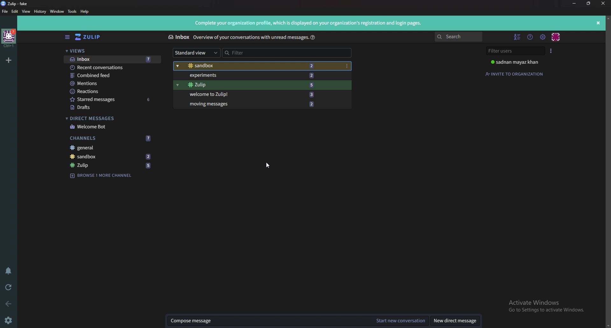 The width and height of the screenshot is (611, 328). Describe the element at coordinates (515, 74) in the screenshot. I see `Invite to organization` at that location.